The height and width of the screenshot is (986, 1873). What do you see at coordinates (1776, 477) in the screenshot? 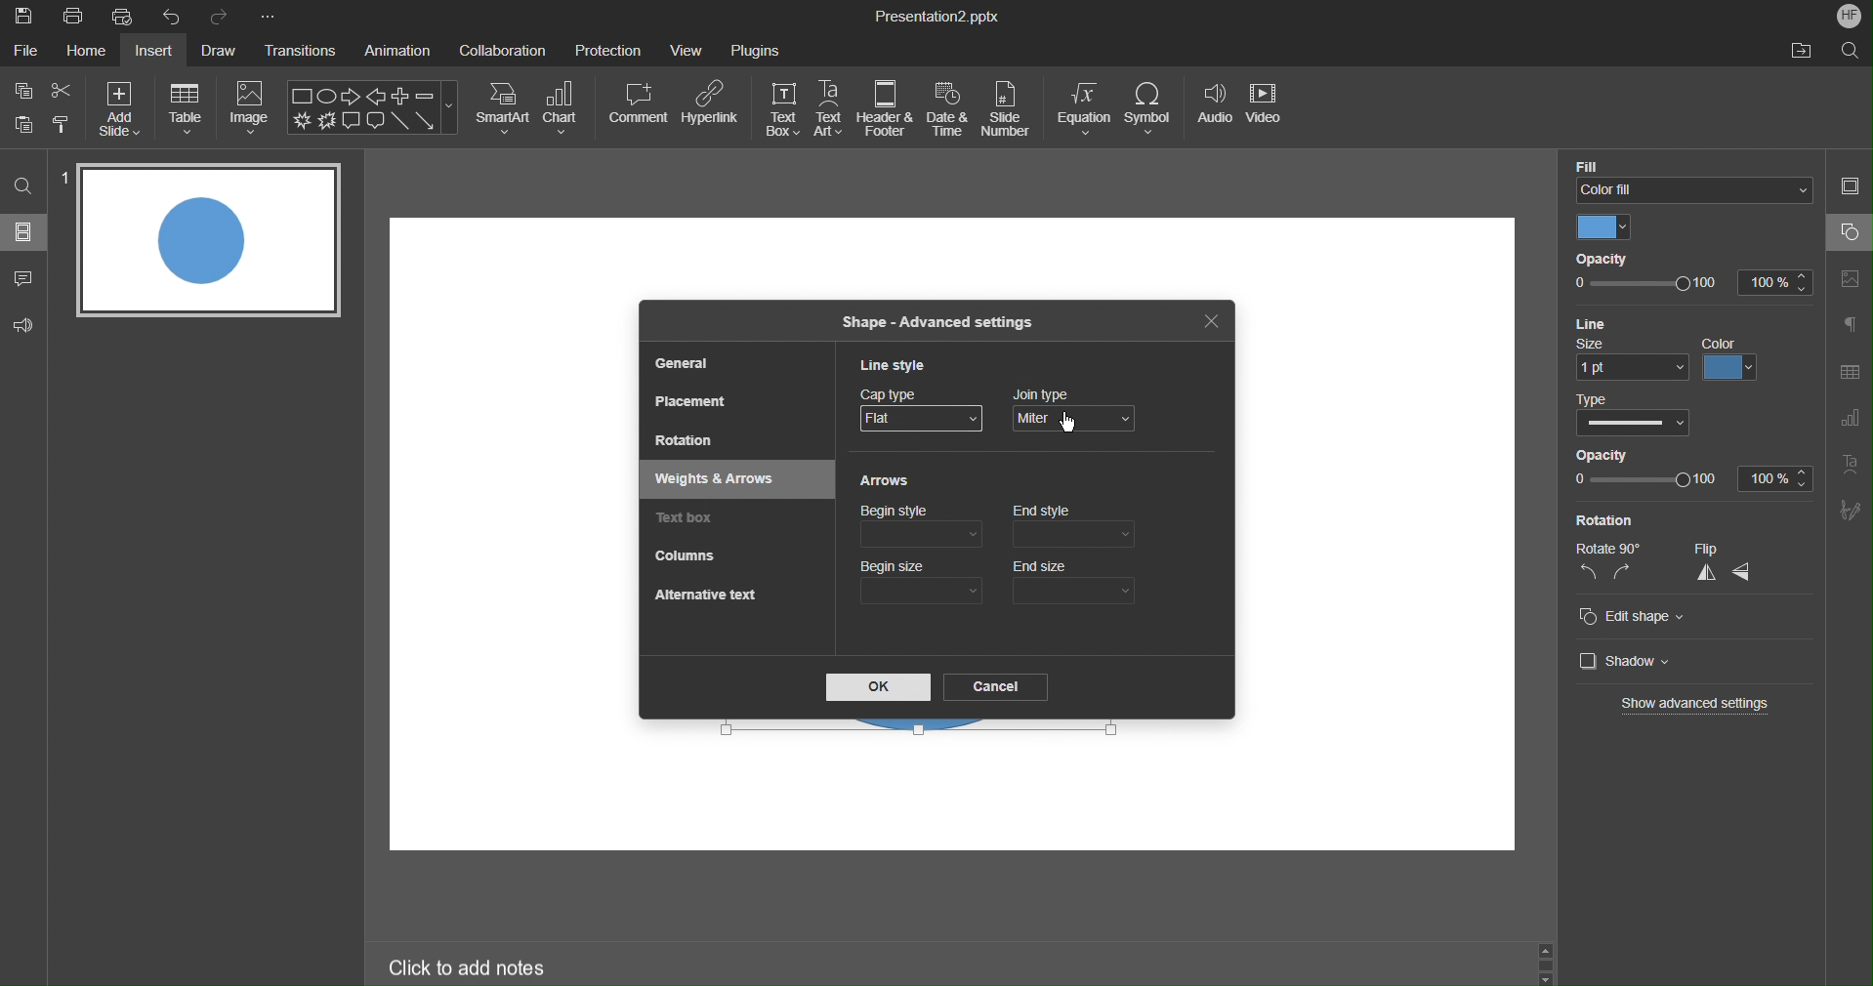
I see `100%` at bounding box center [1776, 477].